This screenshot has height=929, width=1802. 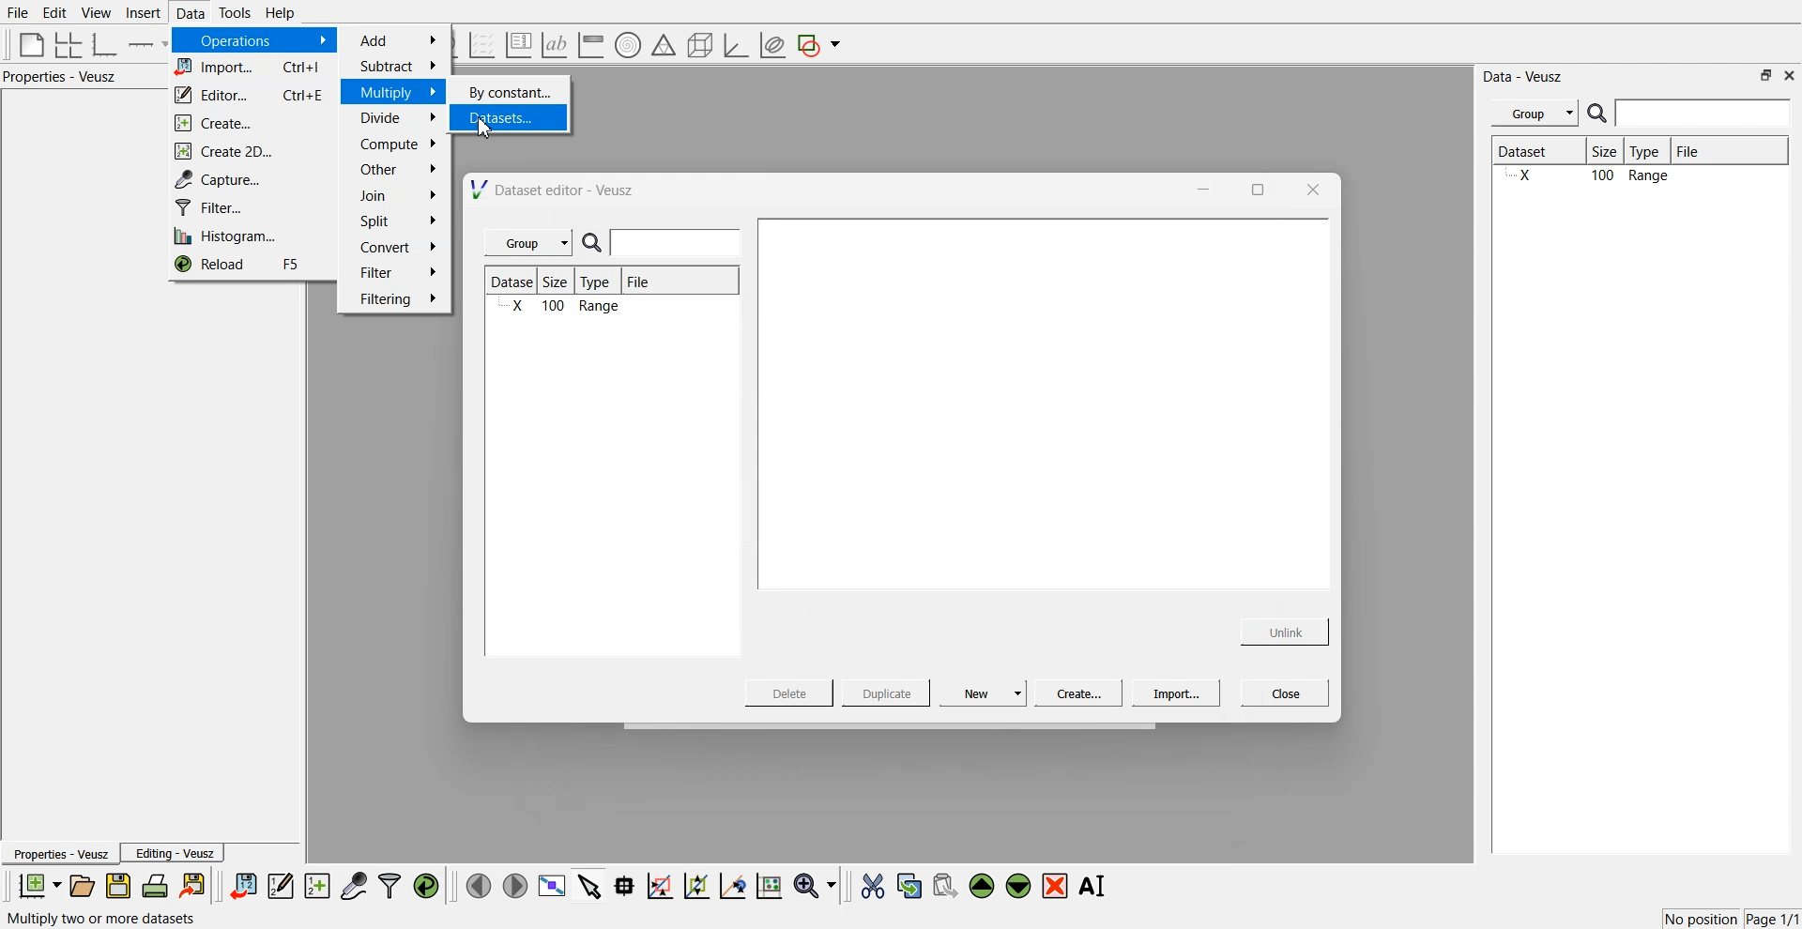 What do you see at coordinates (1096, 886) in the screenshot?
I see `Rename the selected widgets` at bounding box center [1096, 886].